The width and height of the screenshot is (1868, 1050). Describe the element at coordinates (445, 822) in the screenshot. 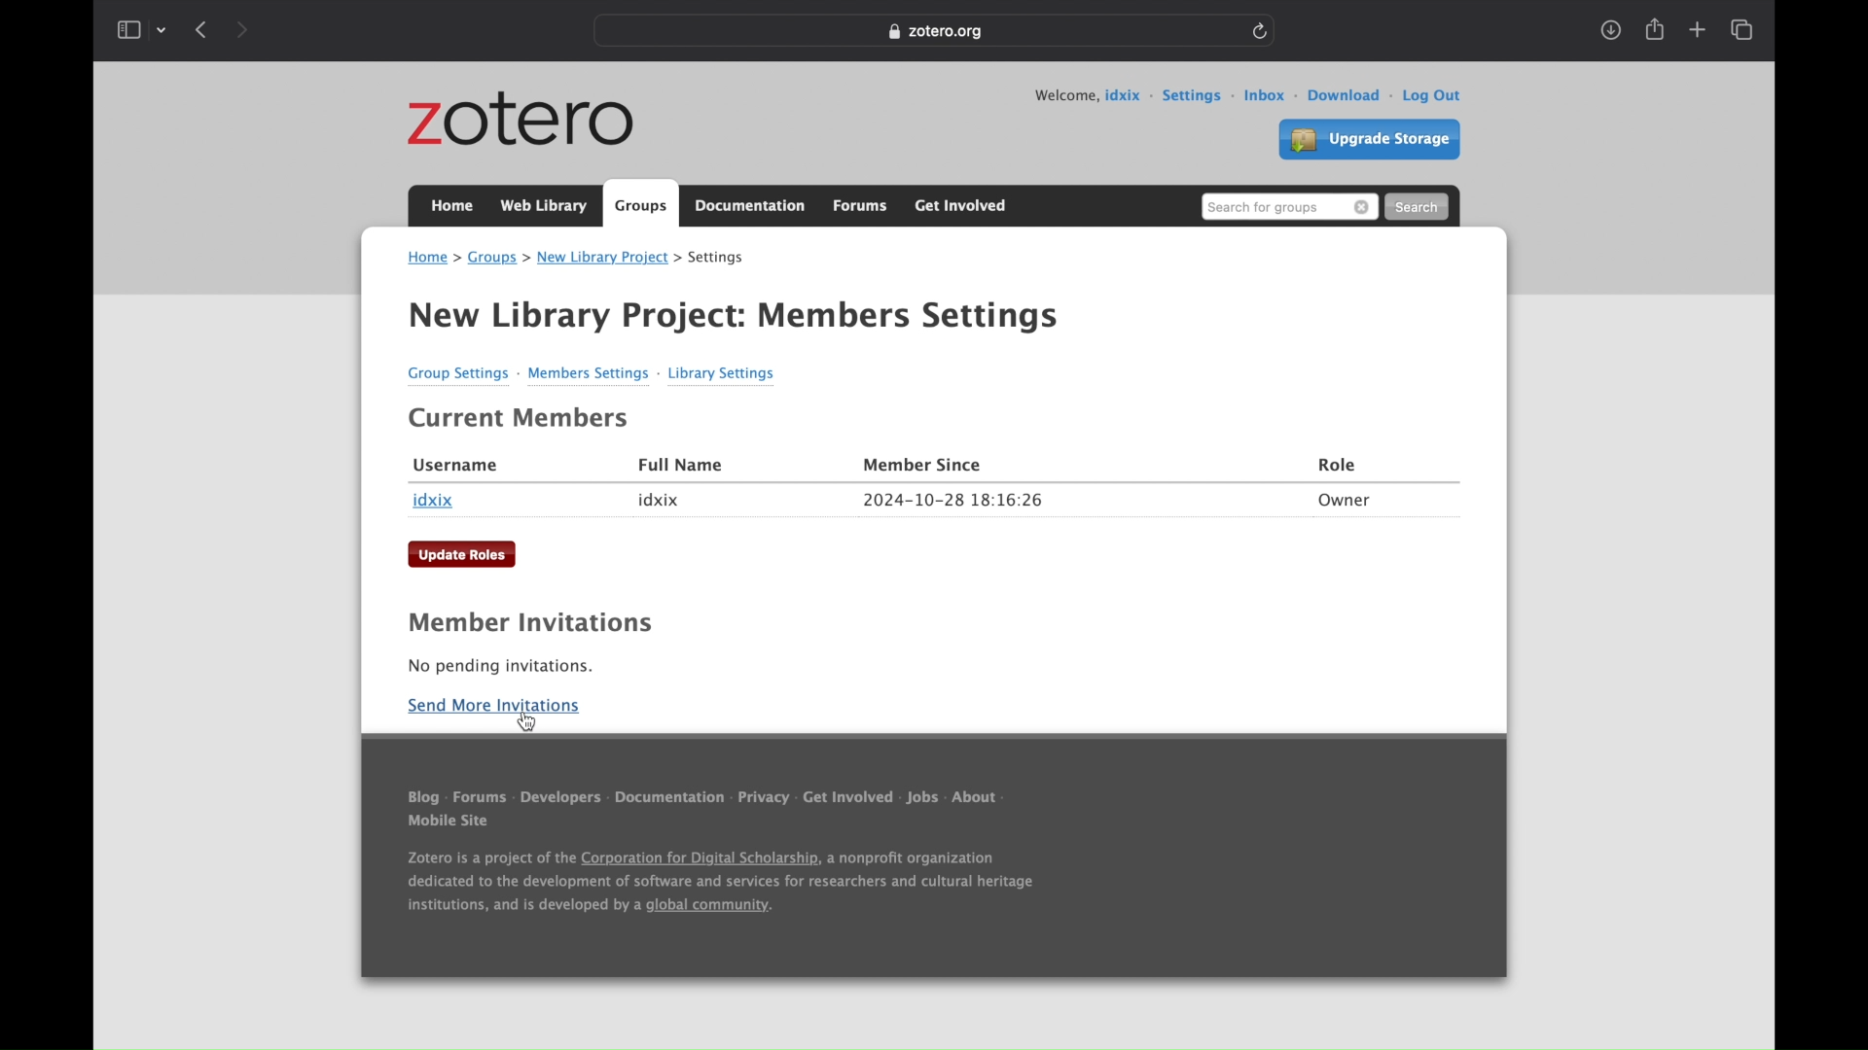

I see `mobile site` at that location.